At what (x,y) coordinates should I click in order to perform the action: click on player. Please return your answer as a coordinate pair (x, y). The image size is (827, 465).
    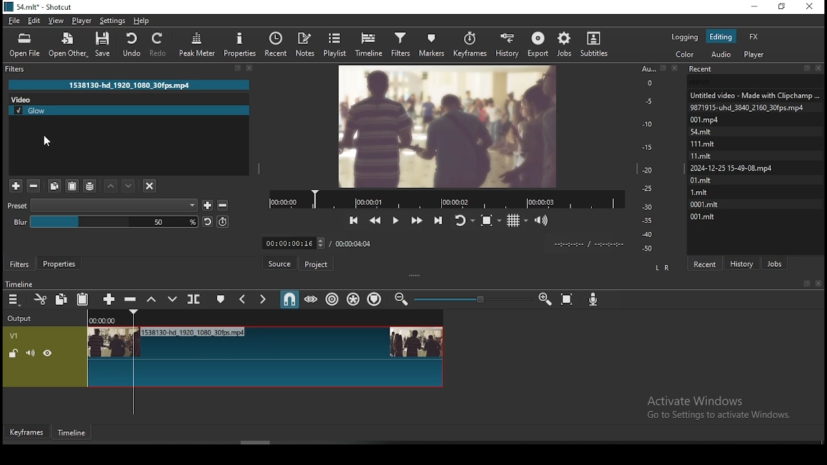
    Looking at the image, I should click on (83, 21).